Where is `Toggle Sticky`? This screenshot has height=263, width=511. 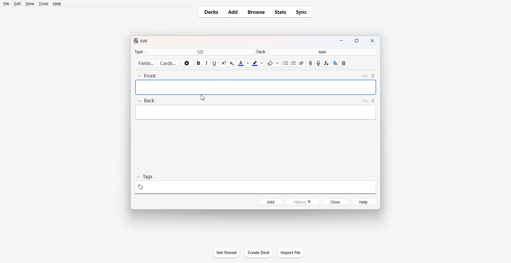
Toggle Sticky is located at coordinates (373, 101).